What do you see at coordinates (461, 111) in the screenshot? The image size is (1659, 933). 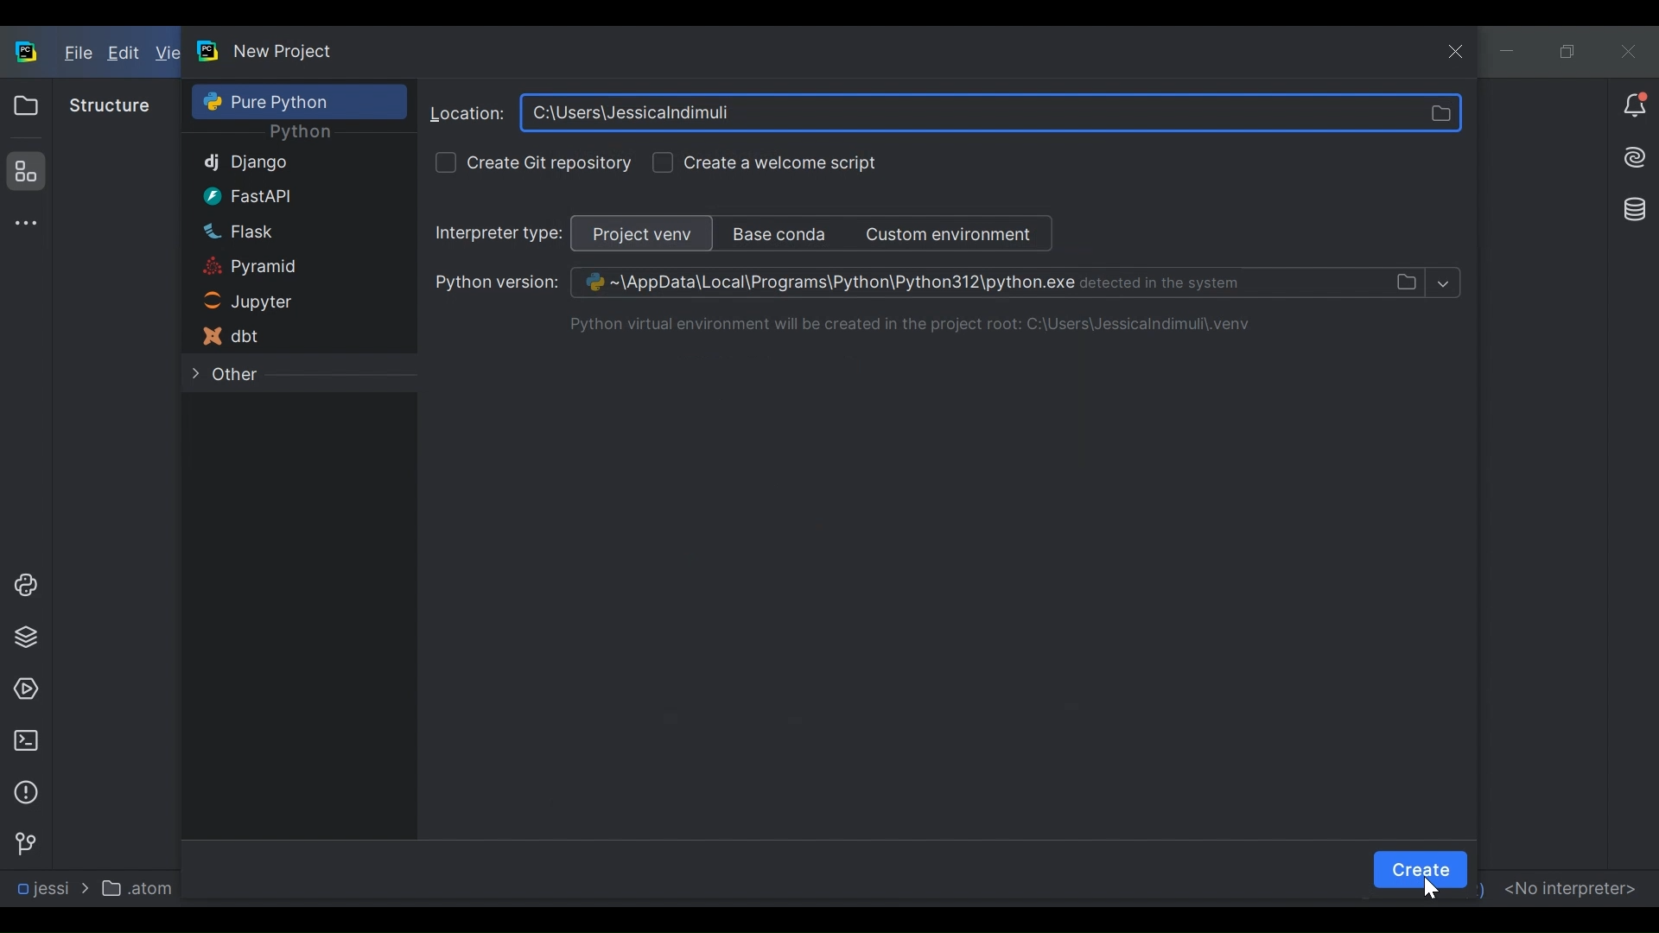 I see `Browse location` at bounding box center [461, 111].